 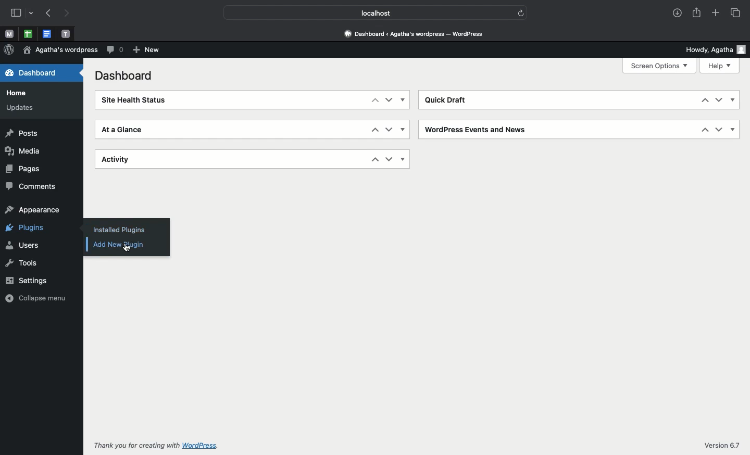 I want to click on Down, so click(x=718, y=130).